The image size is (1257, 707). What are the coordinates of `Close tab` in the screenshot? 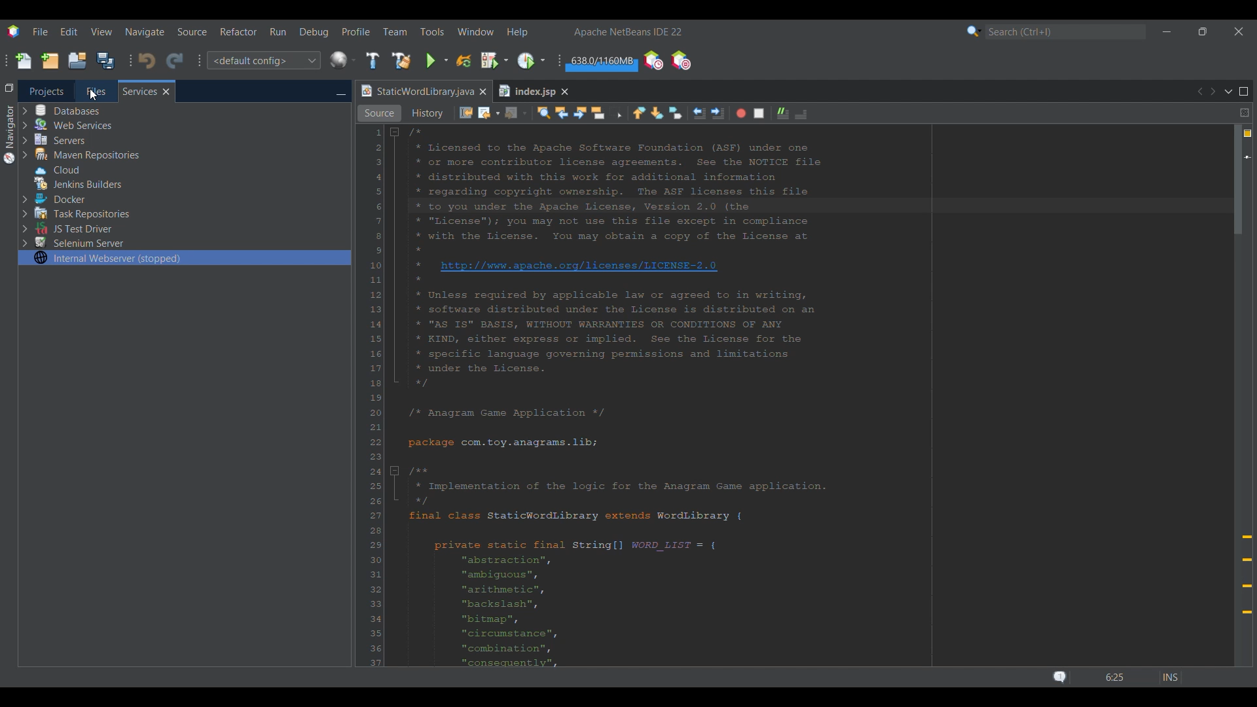 It's located at (166, 92).